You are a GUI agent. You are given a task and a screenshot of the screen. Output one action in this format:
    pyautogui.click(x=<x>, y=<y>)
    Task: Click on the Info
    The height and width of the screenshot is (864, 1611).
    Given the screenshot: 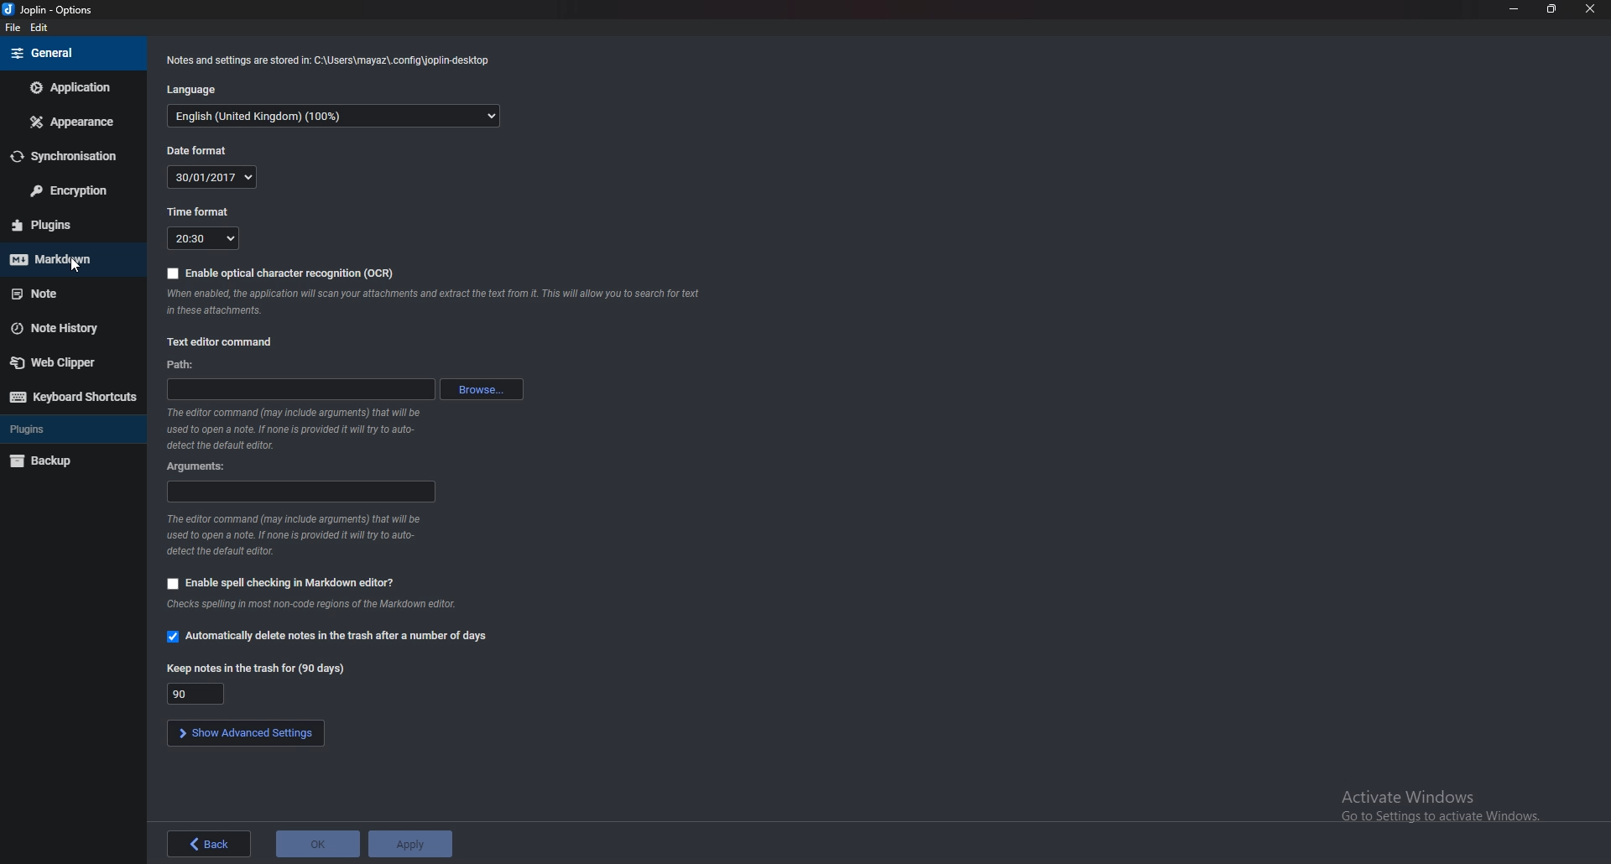 What is the action you would take?
    pyautogui.click(x=326, y=60)
    